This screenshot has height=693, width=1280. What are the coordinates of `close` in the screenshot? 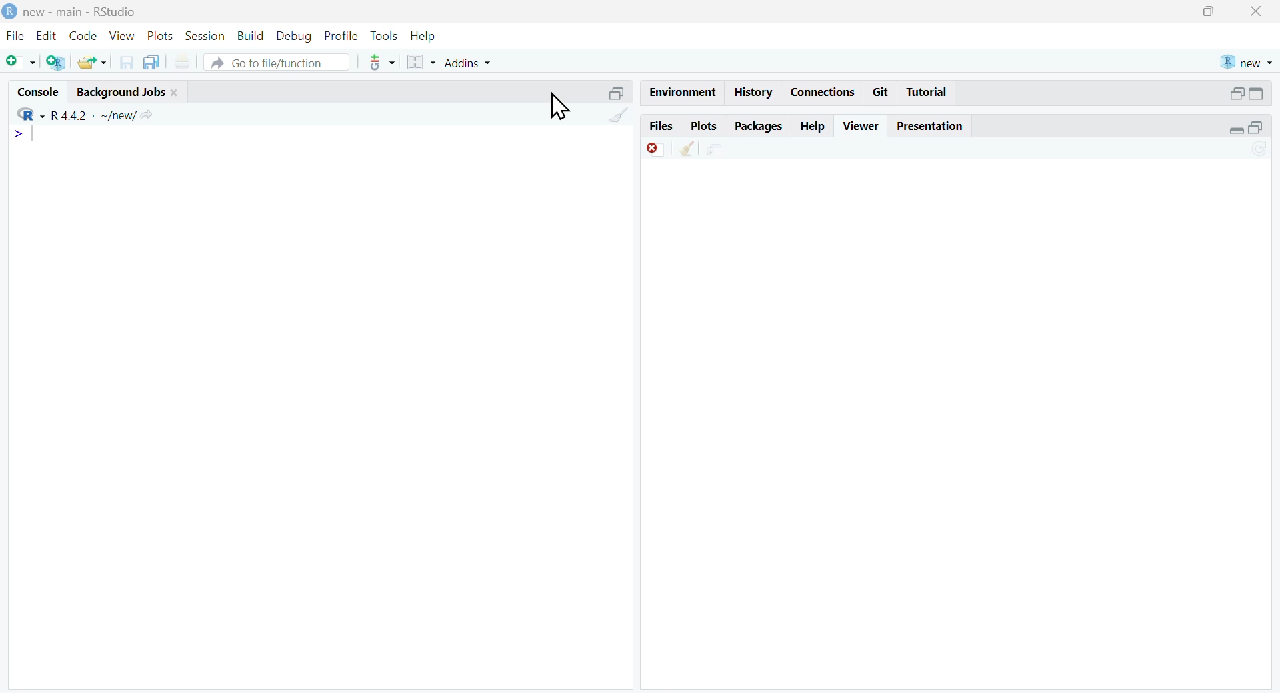 It's located at (1256, 11).